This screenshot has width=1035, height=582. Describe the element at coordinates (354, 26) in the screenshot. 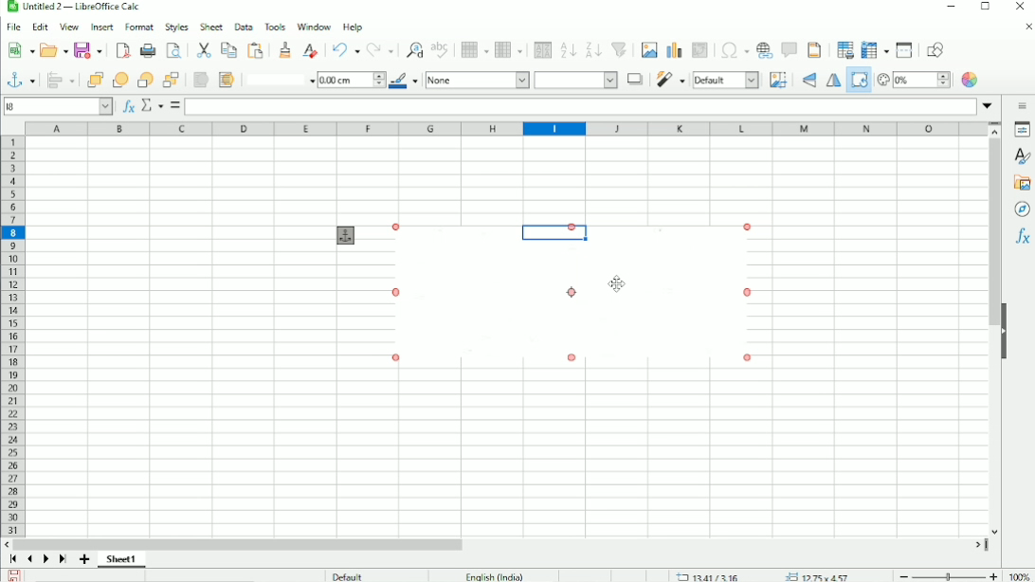

I see `Help` at that location.